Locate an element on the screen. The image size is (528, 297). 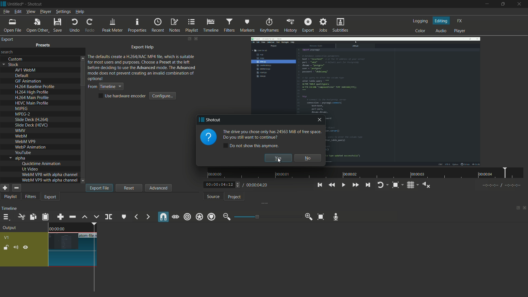
ut video is located at coordinates (30, 169).